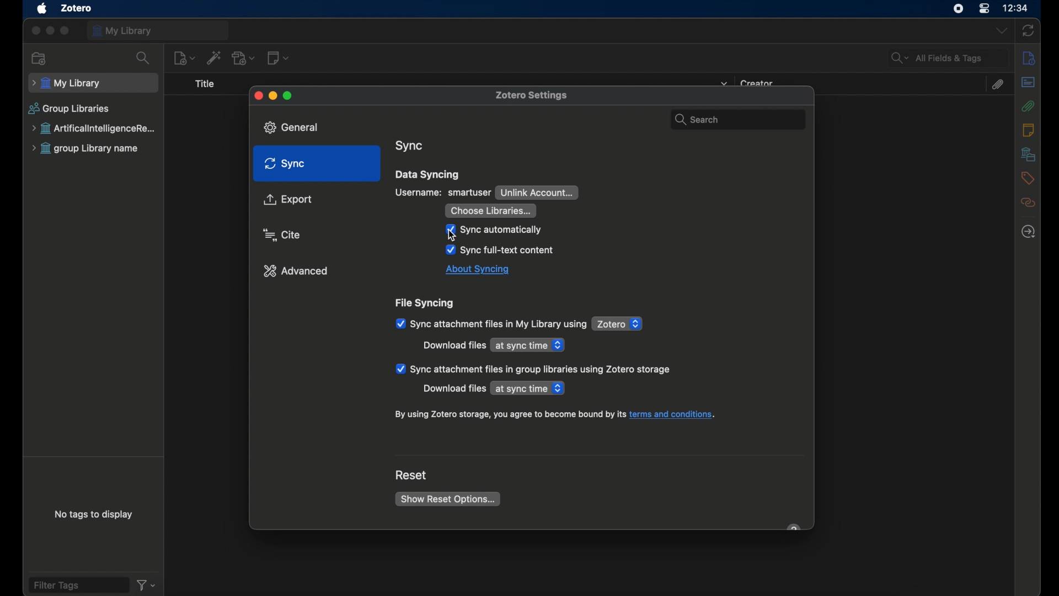 This screenshot has width=1059, height=596. What do you see at coordinates (143, 58) in the screenshot?
I see `search` at bounding box center [143, 58].